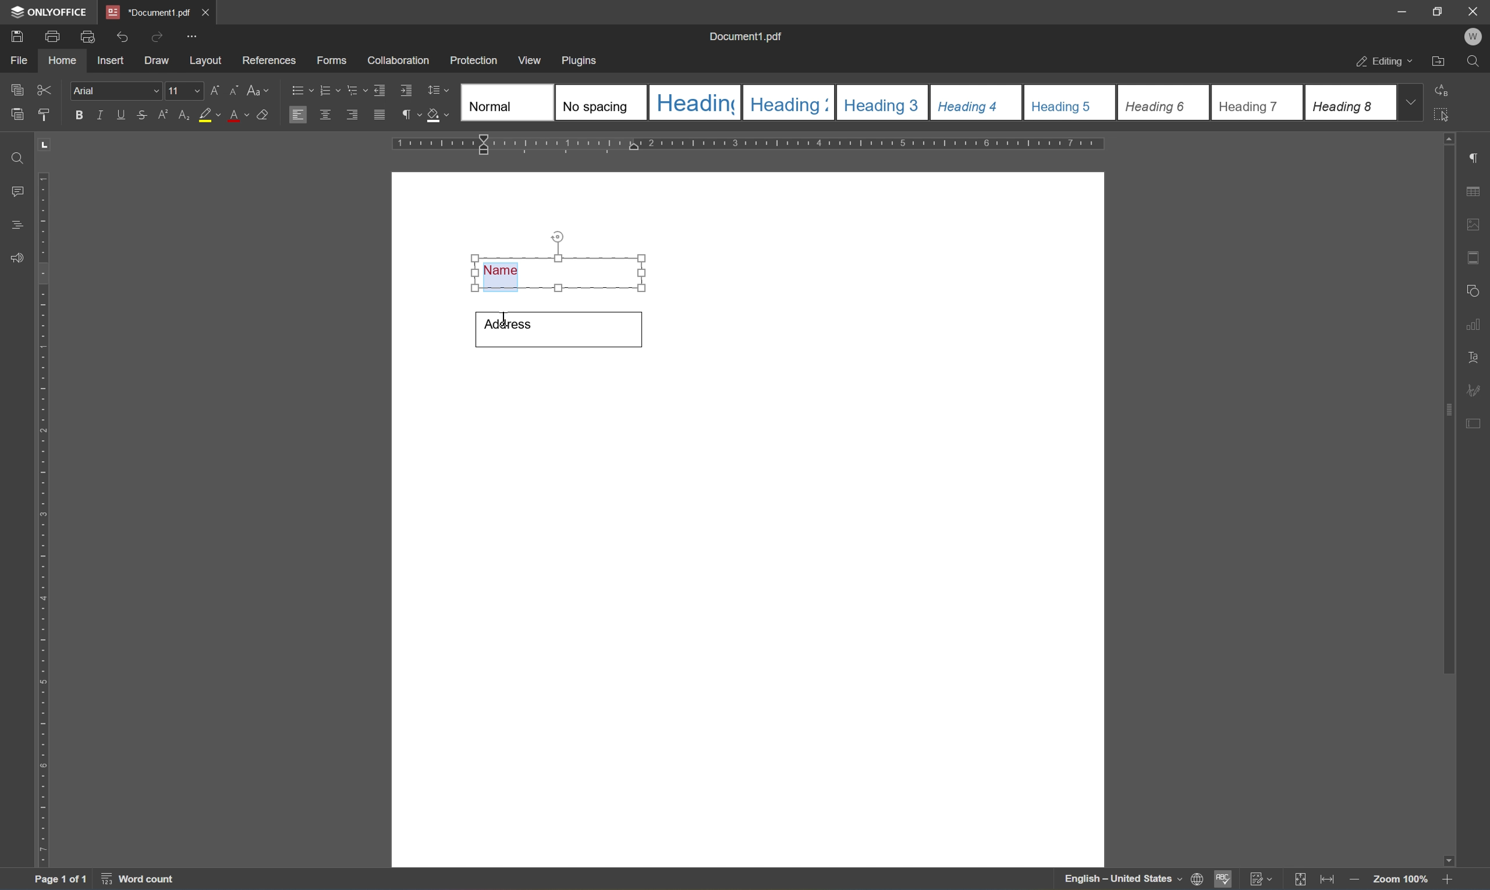  What do you see at coordinates (1476, 288) in the screenshot?
I see `shape settings` at bounding box center [1476, 288].